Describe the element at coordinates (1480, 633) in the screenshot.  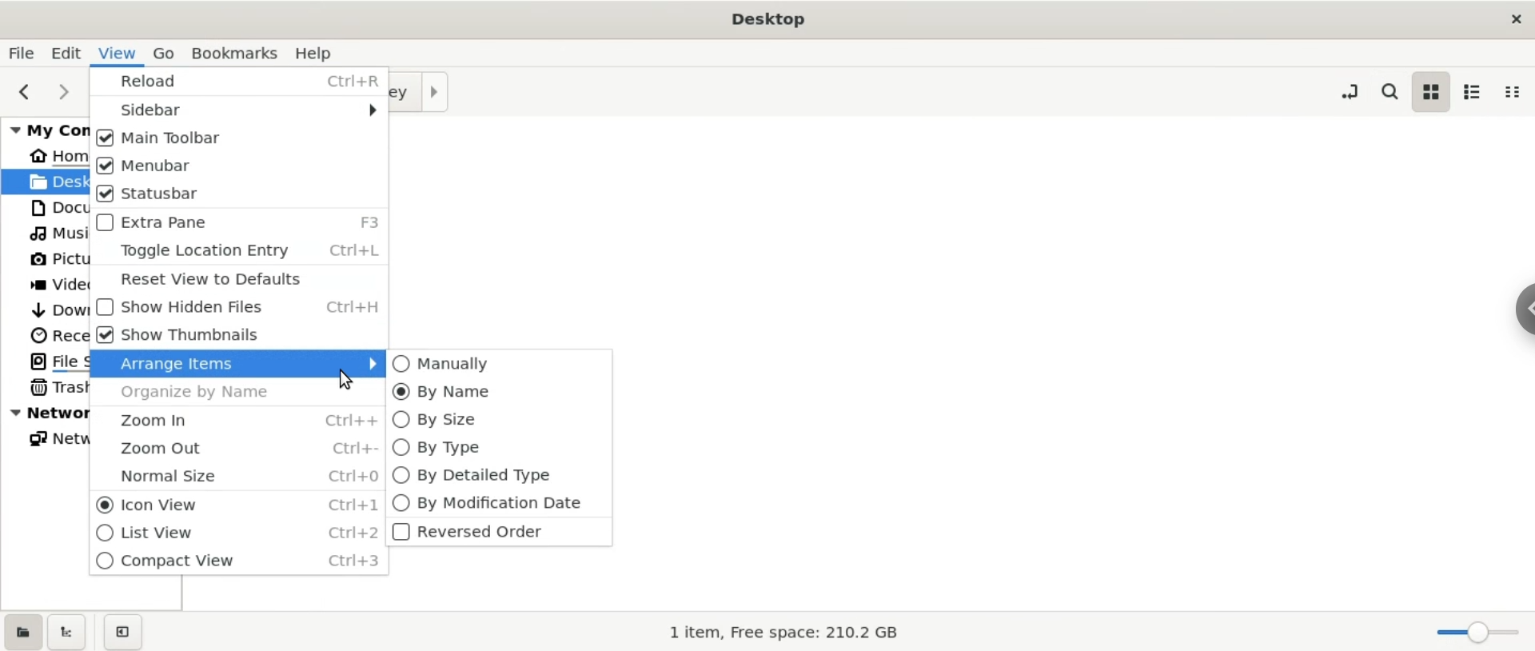
I see `zoom` at that location.